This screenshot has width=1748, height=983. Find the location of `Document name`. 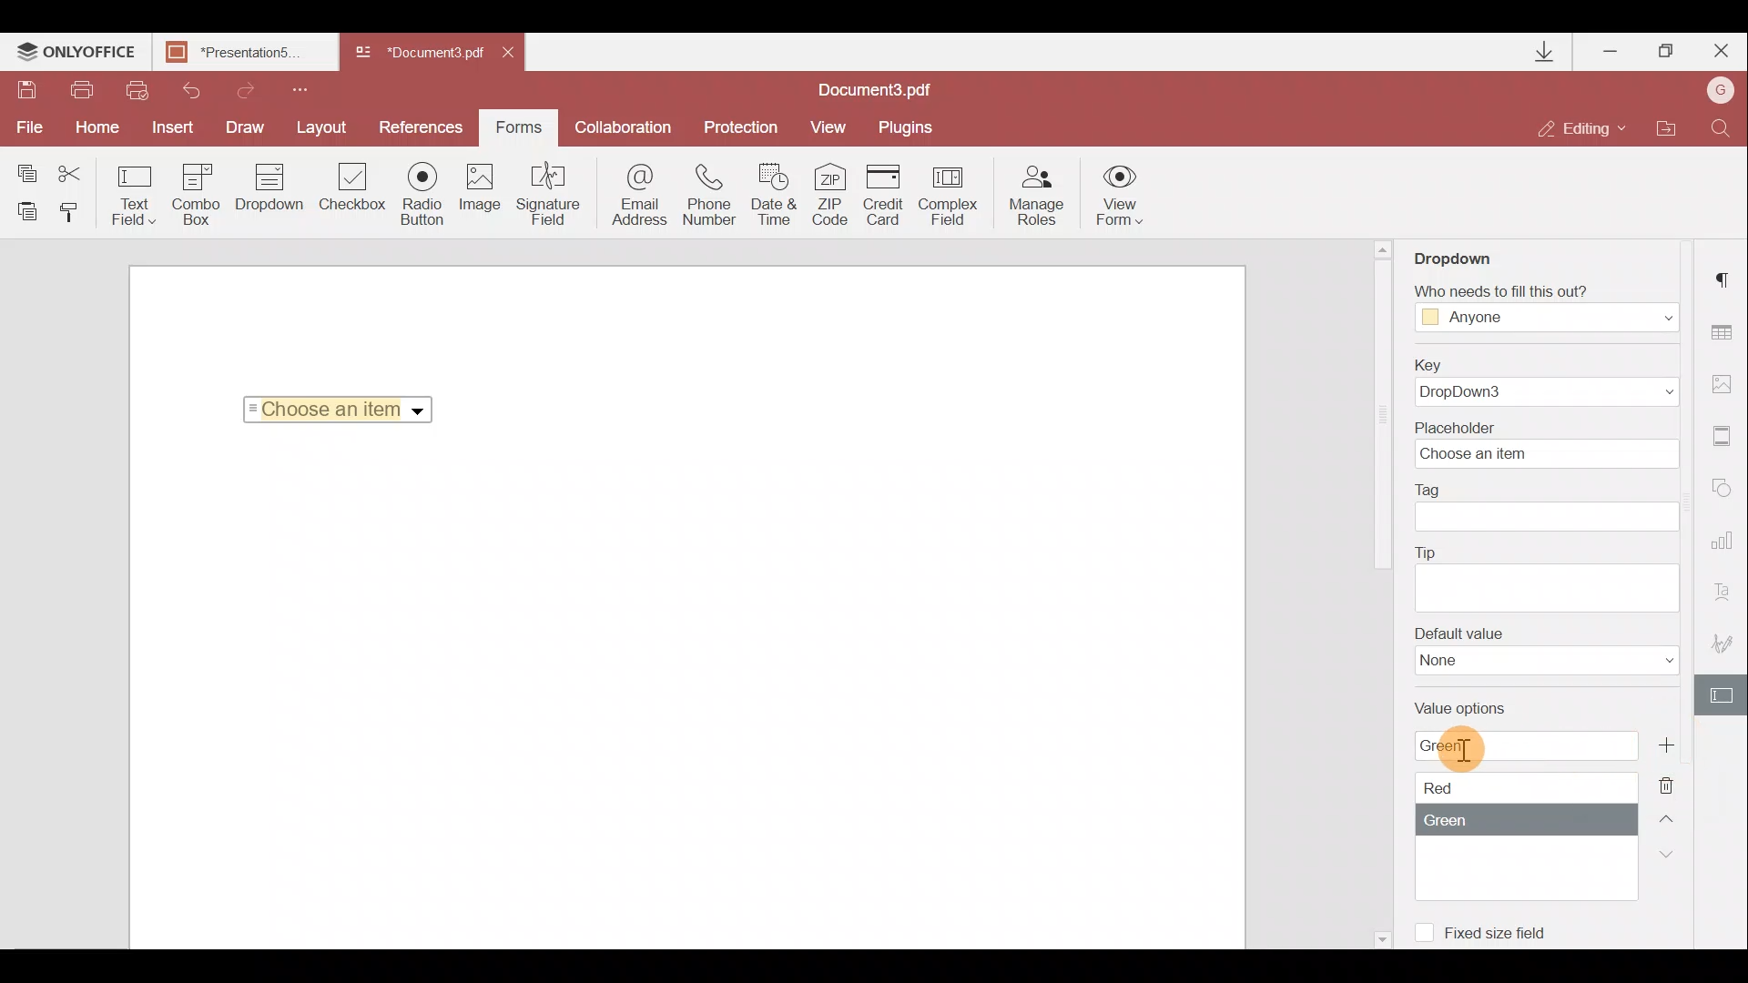

Document name is located at coordinates (250, 54).